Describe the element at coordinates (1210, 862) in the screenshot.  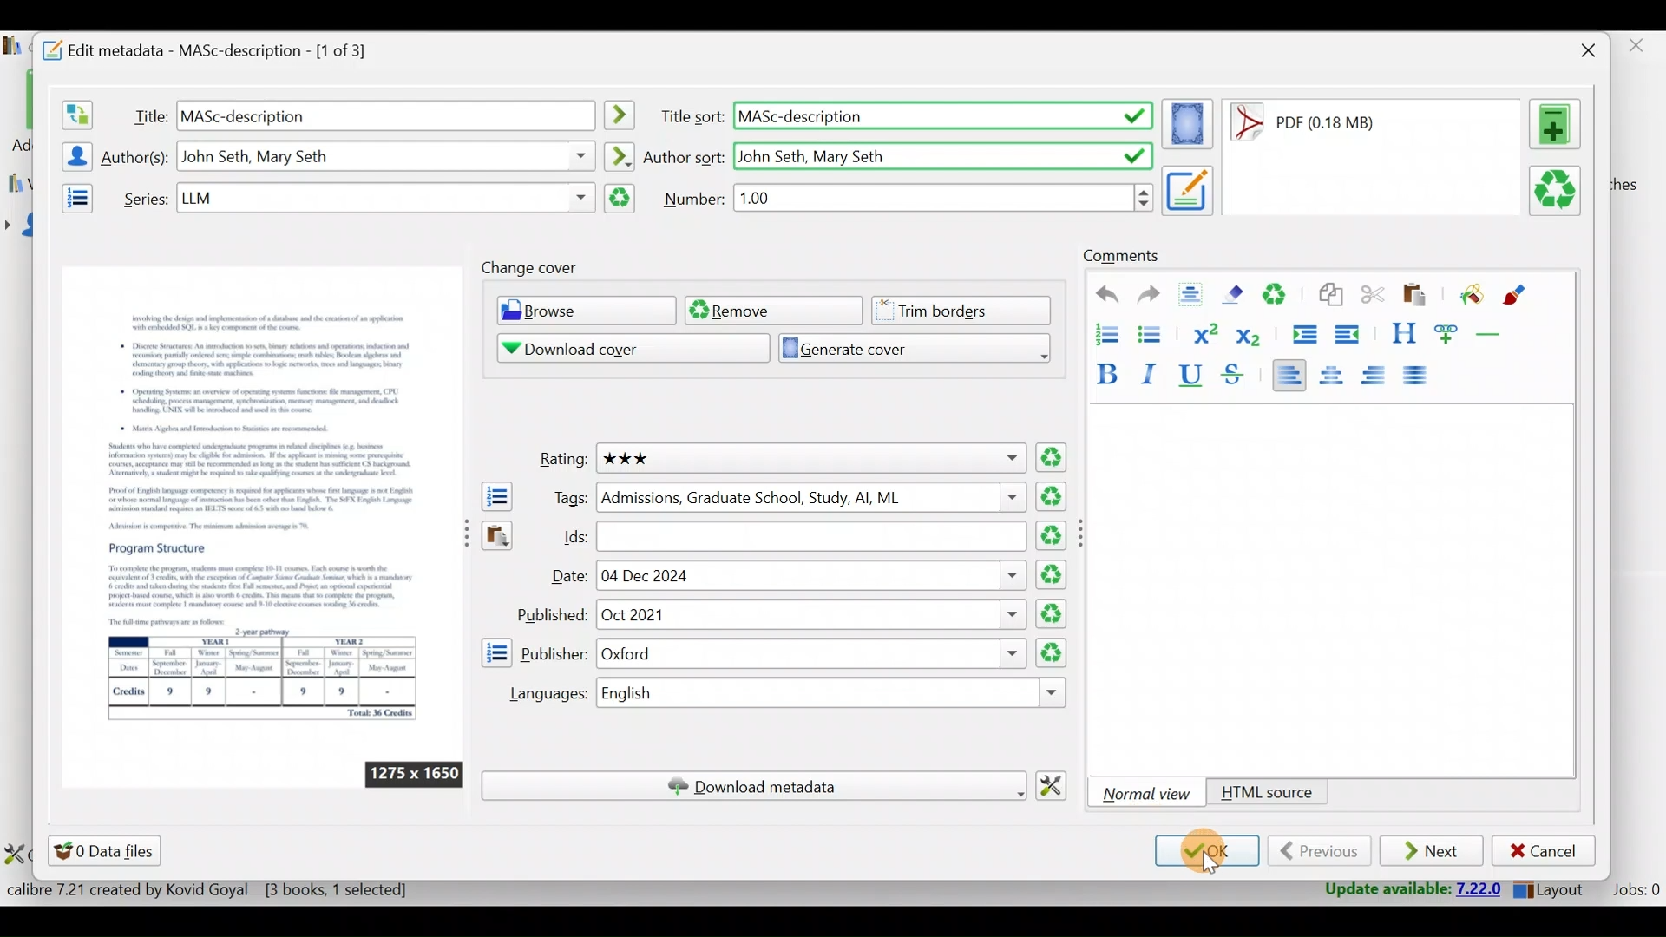
I see `Cursor` at that location.